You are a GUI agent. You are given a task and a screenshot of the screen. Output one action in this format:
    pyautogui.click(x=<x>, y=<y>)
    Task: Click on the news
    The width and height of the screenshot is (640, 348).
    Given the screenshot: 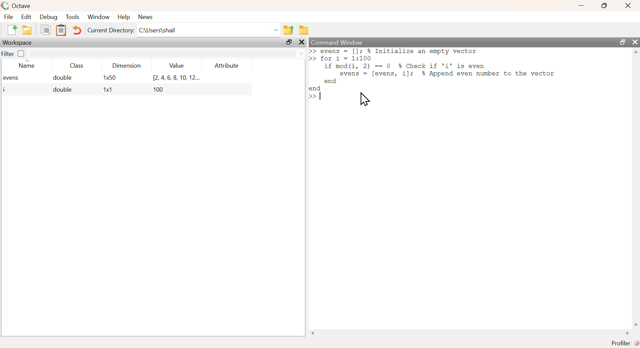 What is the action you would take?
    pyautogui.click(x=147, y=16)
    